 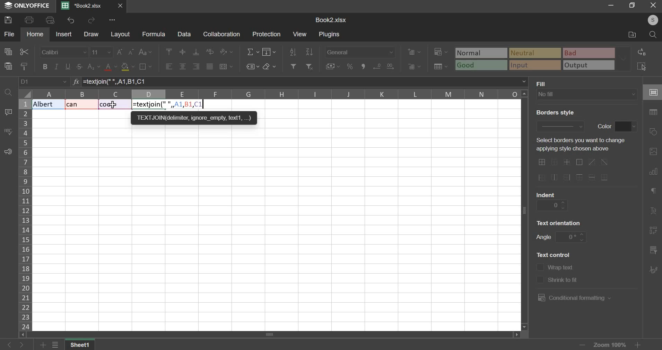 What do you see at coordinates (552, 205) in the screenshot?
I see `indent` at bounding box center [552, 205].